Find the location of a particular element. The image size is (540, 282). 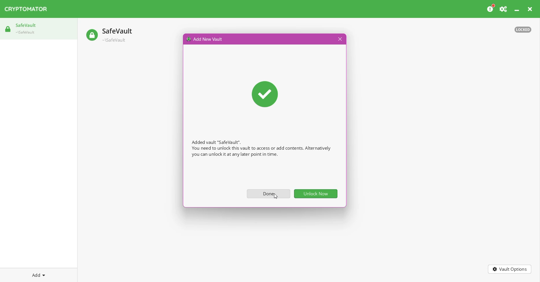

Unlock now is located at coordinates (316, 194).